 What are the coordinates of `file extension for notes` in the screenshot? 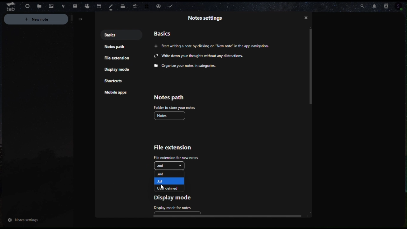 It's located at (174, 157).